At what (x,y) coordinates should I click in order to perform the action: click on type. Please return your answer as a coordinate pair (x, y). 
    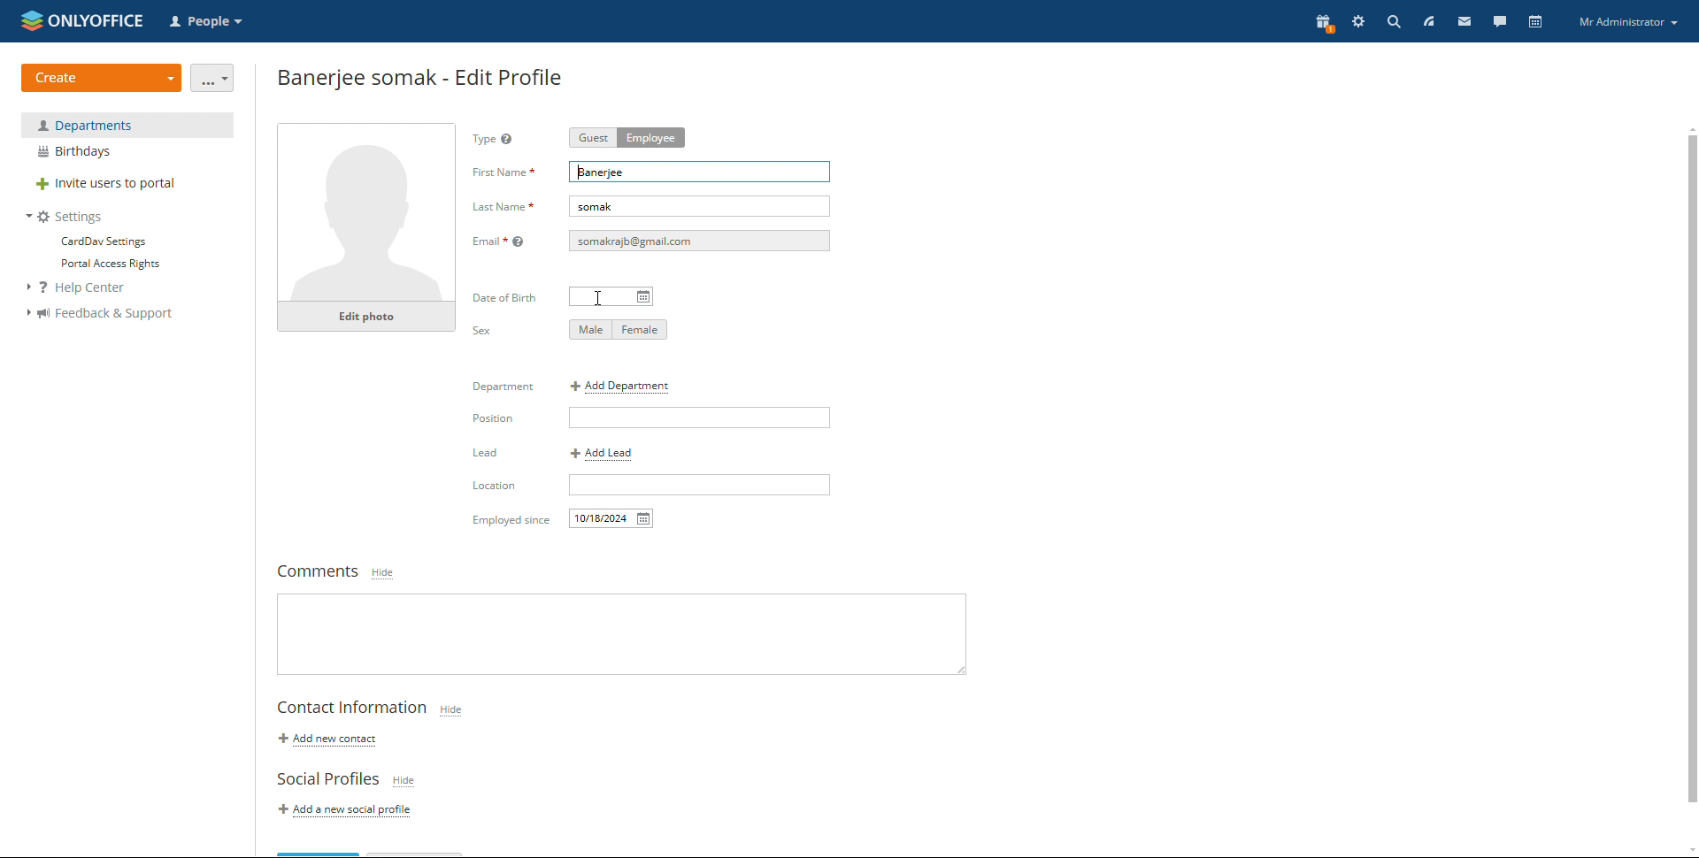
    Looking at the image, I should click on (498, 141).